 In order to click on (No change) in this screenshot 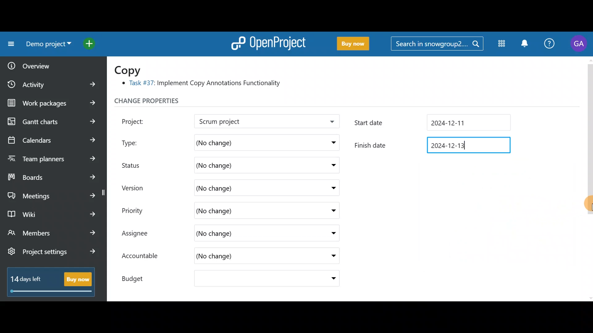, I will do `click(246, 279)`.